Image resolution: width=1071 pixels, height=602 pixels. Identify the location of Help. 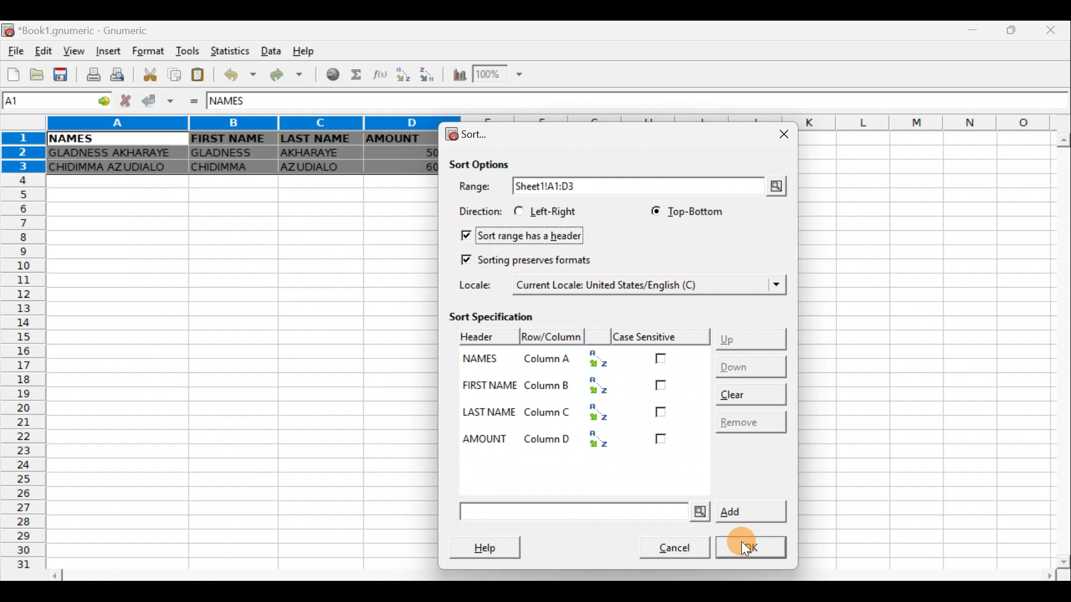
(491, 546).